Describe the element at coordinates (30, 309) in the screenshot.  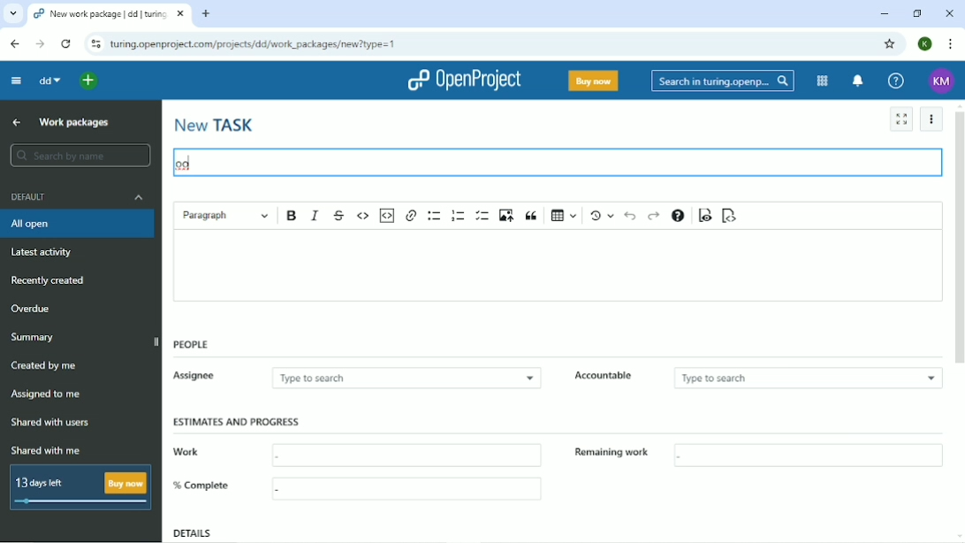
I see `Overdue` at that location.